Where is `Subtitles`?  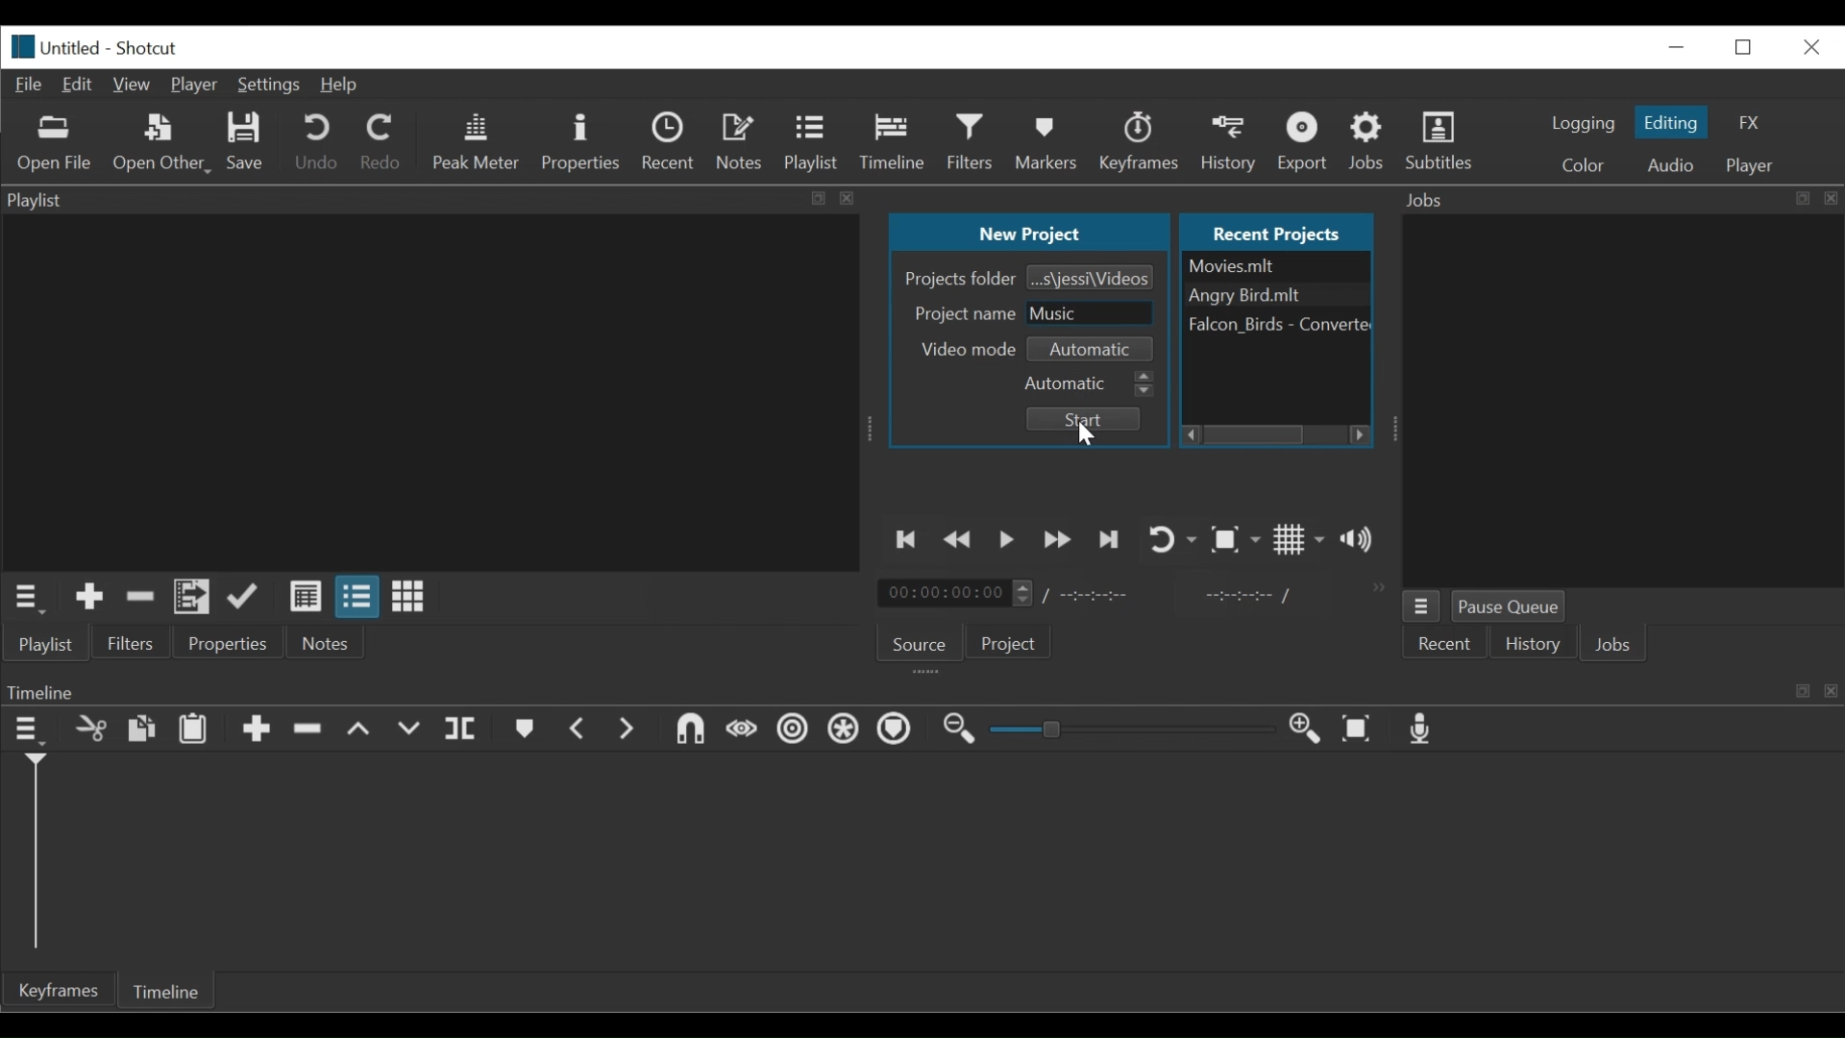
Subtitles is located at coordinates (1439, 141).